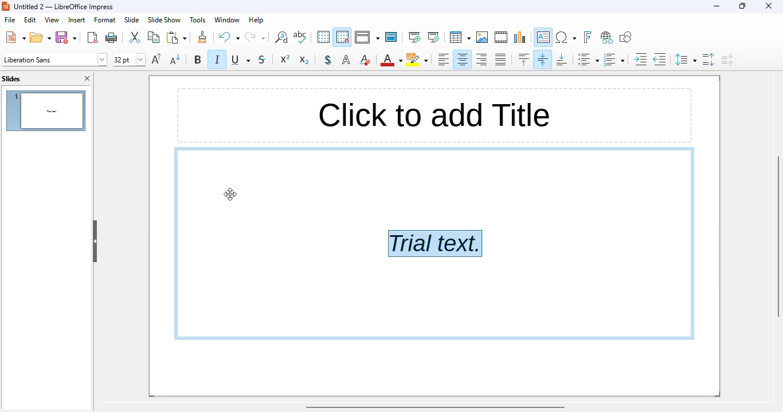 This screenshot has height=412, width=783. What do you see at coordinates (241, 60) in the screenshot?
I see `underline` at bounding box center [241, 60].